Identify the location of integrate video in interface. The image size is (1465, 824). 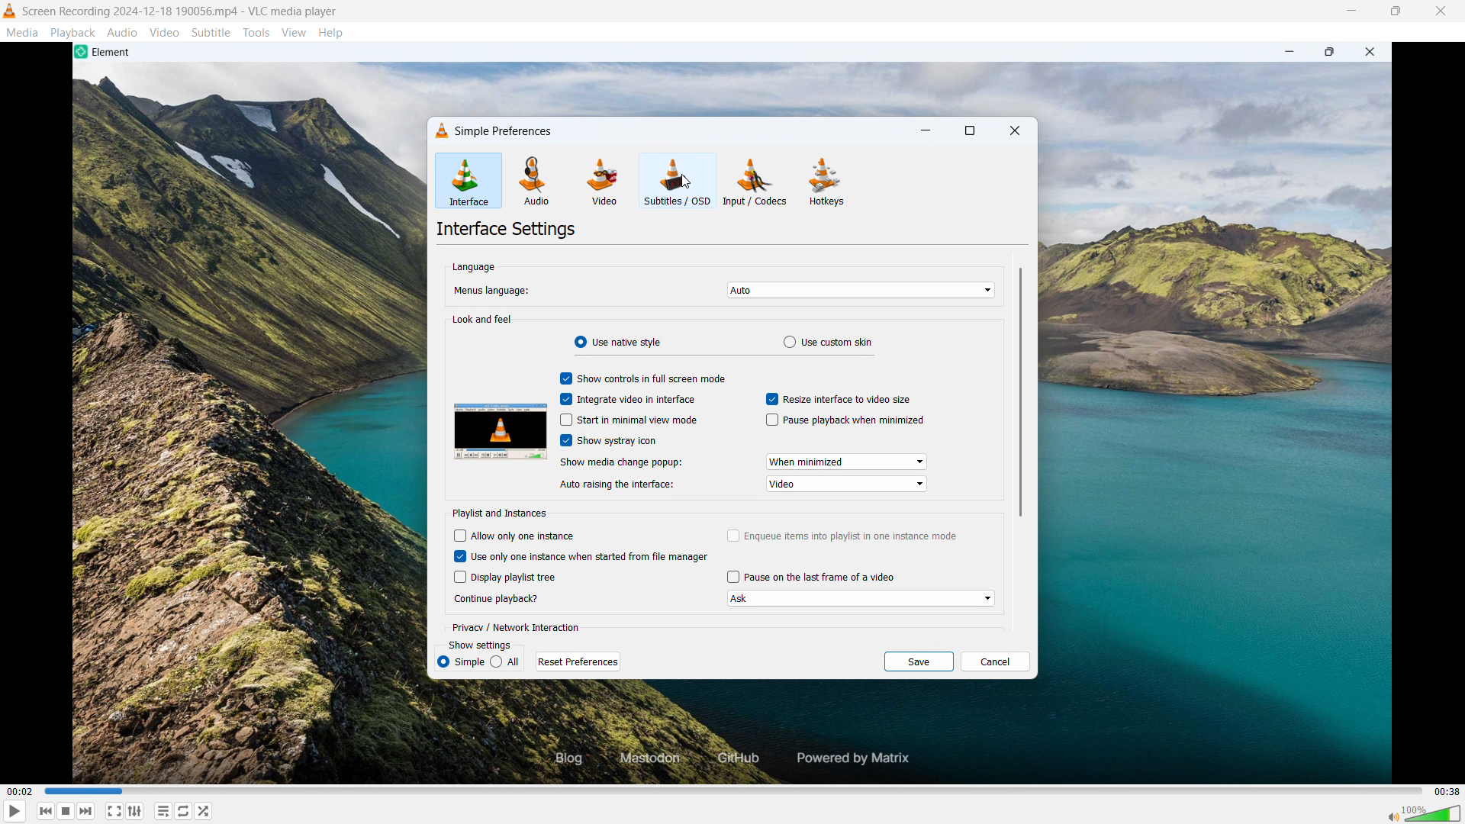
(627, 399).